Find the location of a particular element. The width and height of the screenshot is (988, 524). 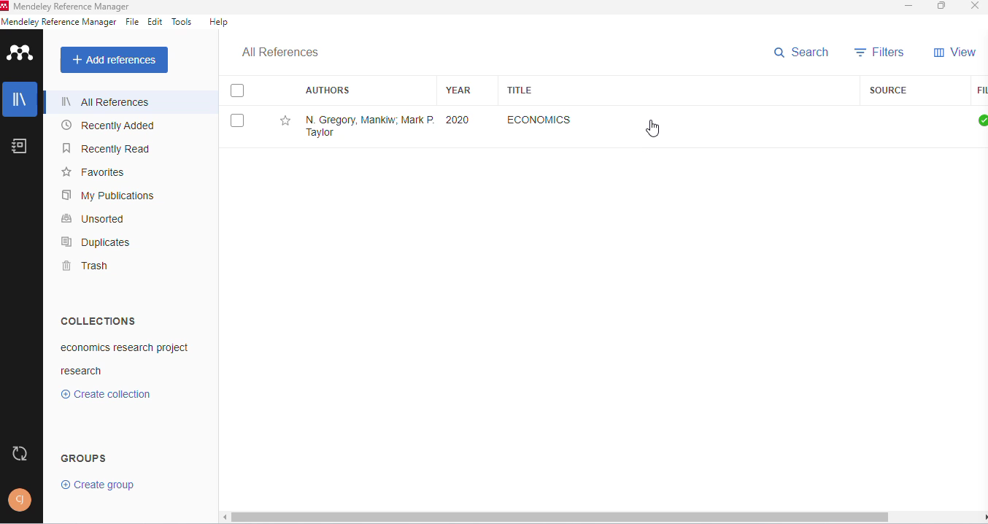

all references is located at coordinates (281, 51).